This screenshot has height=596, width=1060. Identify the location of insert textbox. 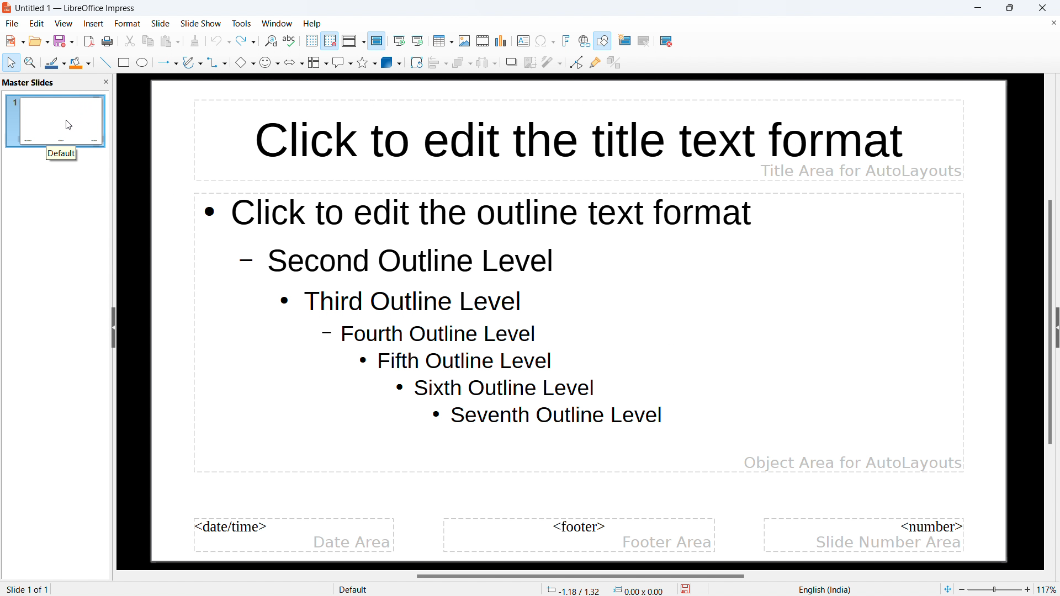
(524, 41).